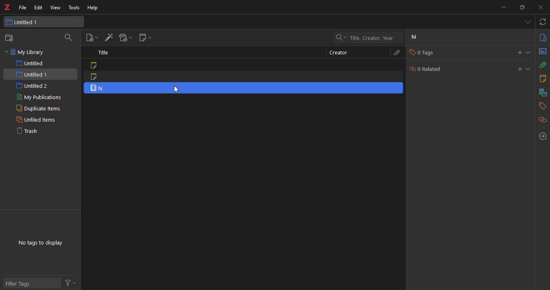  What do you see at coordinates (541, 136) in the screenshot?
I see `locate` at bounding box center [541, 136].